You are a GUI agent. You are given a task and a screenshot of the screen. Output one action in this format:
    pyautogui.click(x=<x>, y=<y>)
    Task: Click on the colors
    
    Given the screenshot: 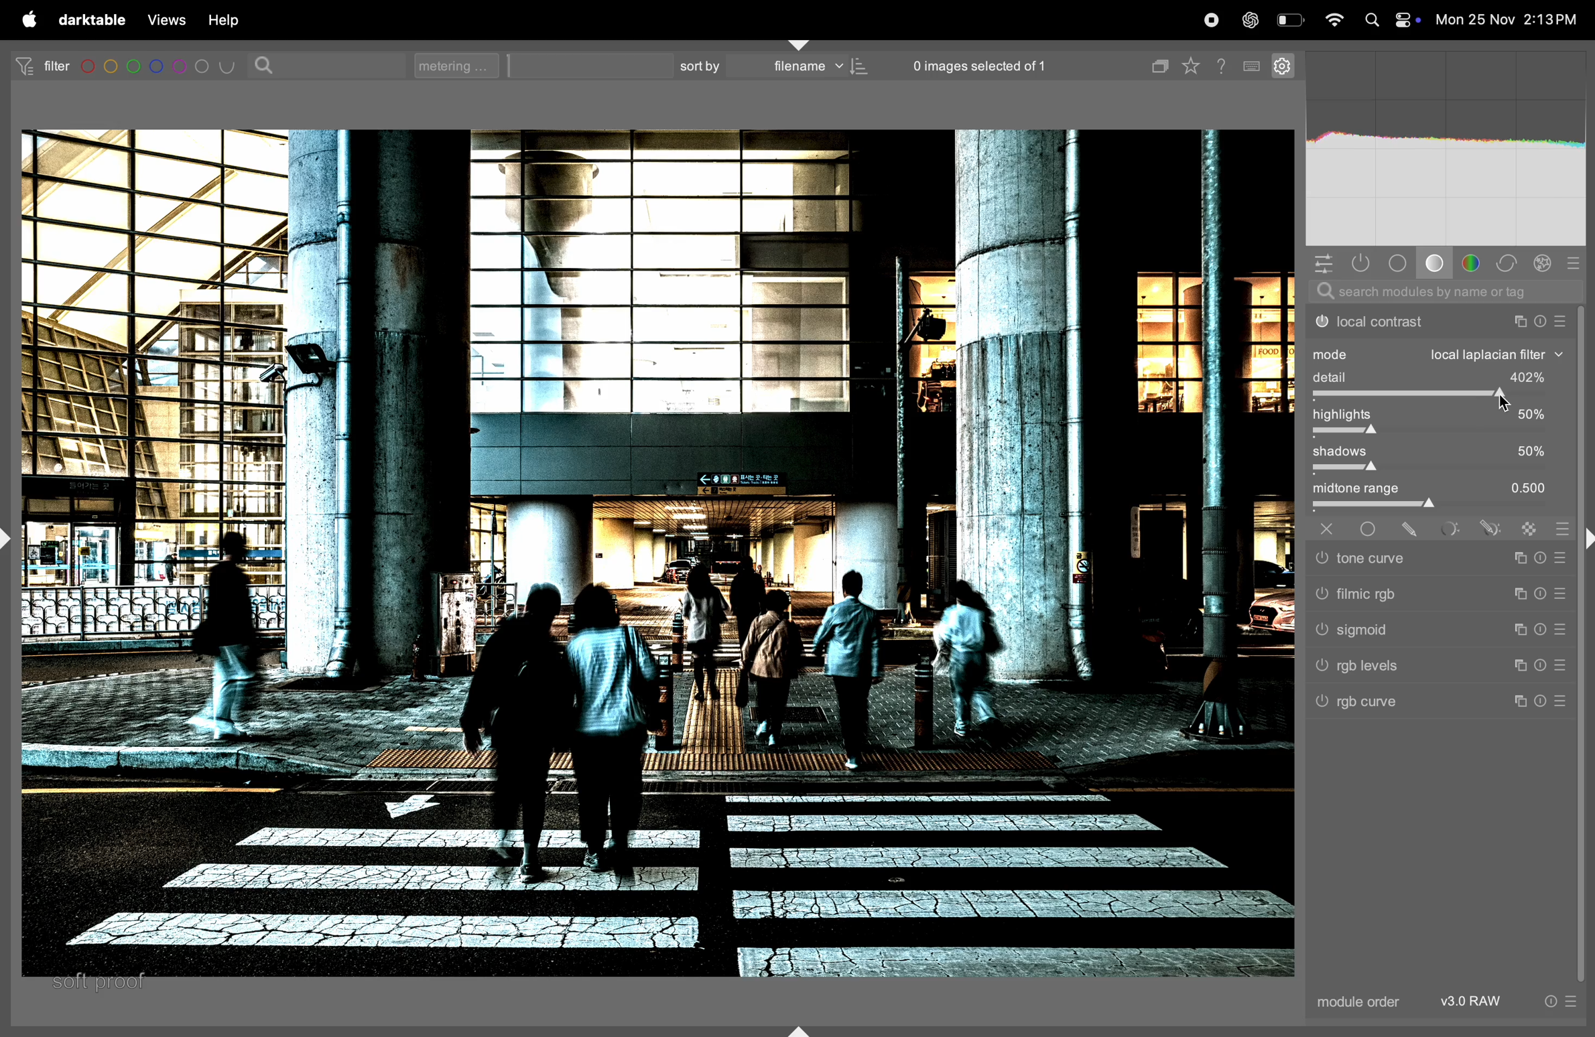 What is the action you would take?
    pyautogui.click(x=1473, y=262)
    